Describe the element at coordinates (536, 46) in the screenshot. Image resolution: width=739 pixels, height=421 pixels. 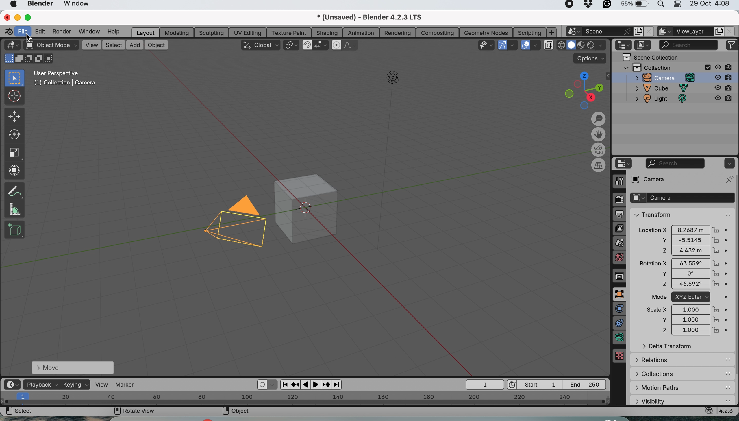
I see `overlays` at that location.